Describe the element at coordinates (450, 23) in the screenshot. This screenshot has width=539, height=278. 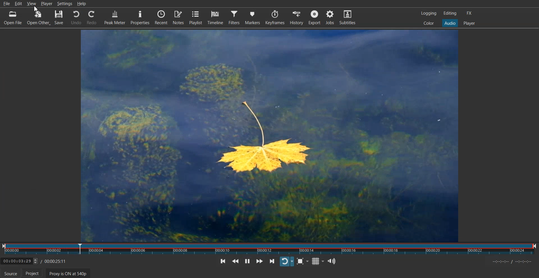
I see `Audio` at that location.